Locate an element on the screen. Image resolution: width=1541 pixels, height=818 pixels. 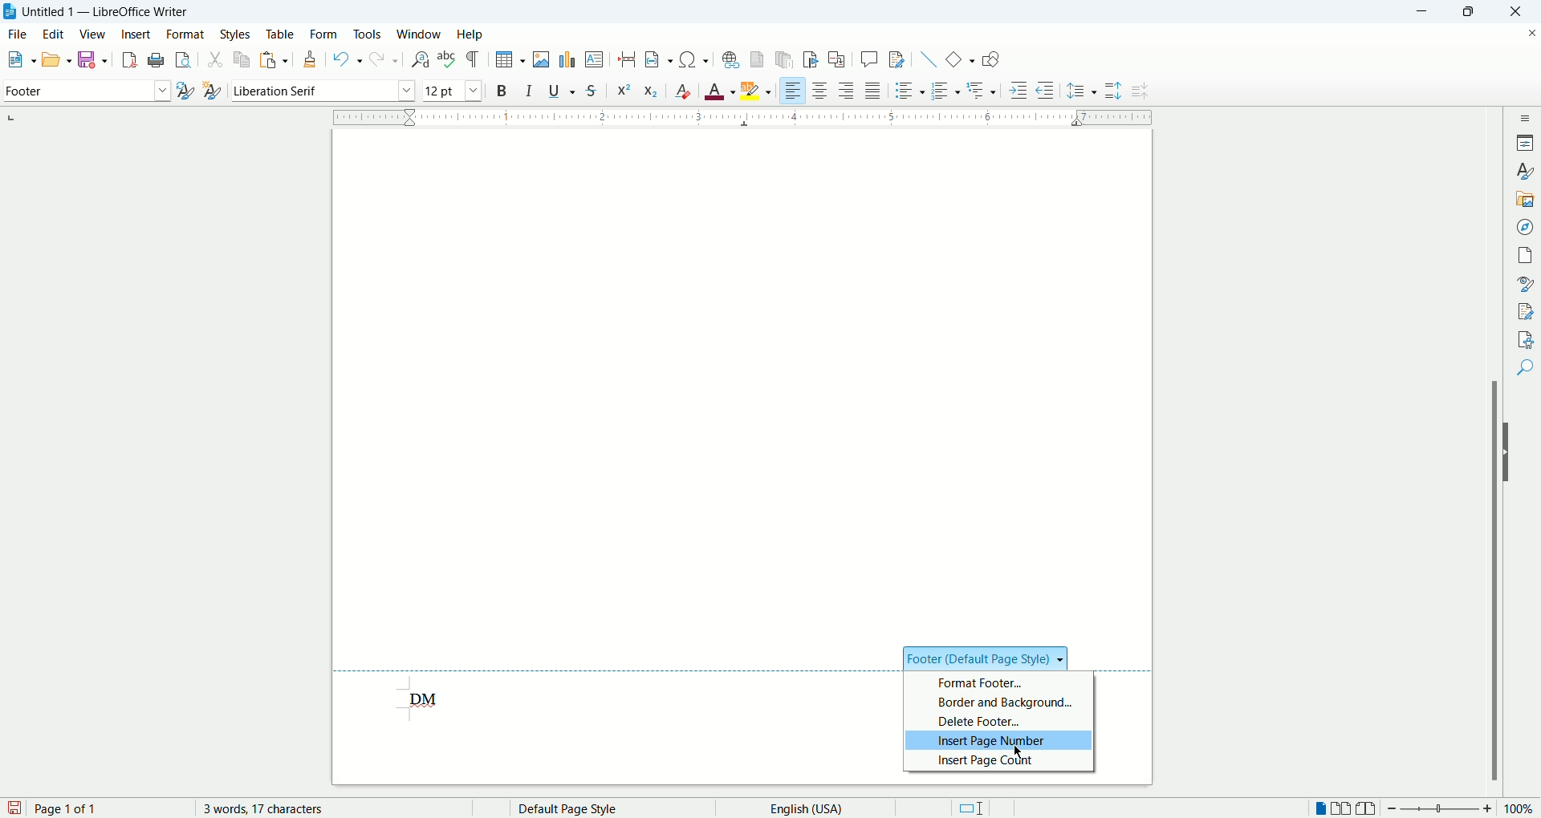
style inspector is located at coordinates (1527, 284).